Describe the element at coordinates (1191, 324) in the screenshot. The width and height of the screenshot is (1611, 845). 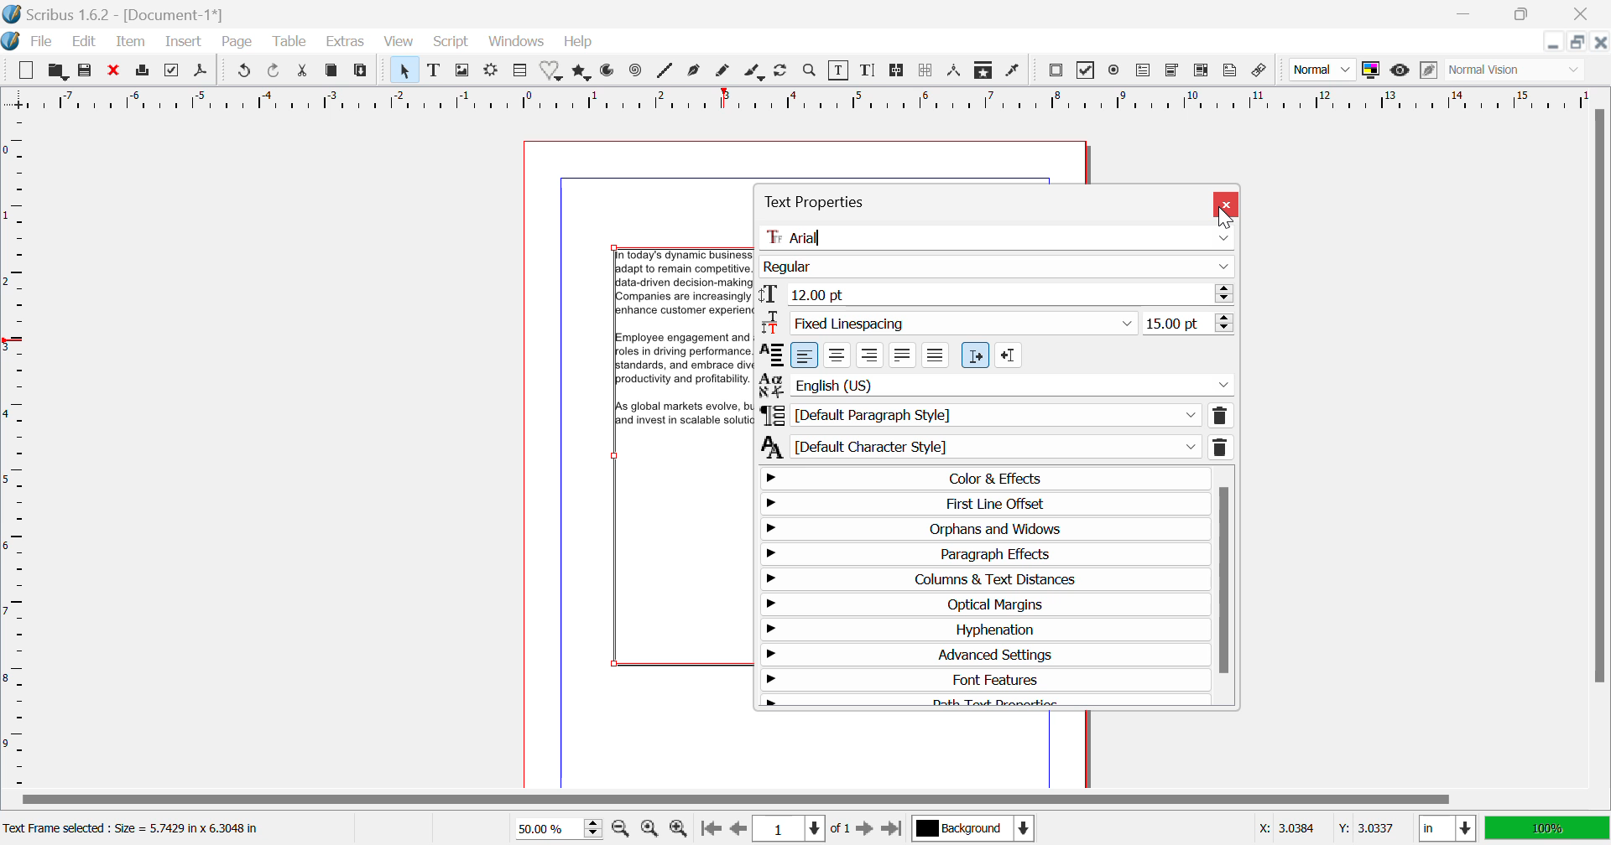
I see `Linespacing Value` at that location.